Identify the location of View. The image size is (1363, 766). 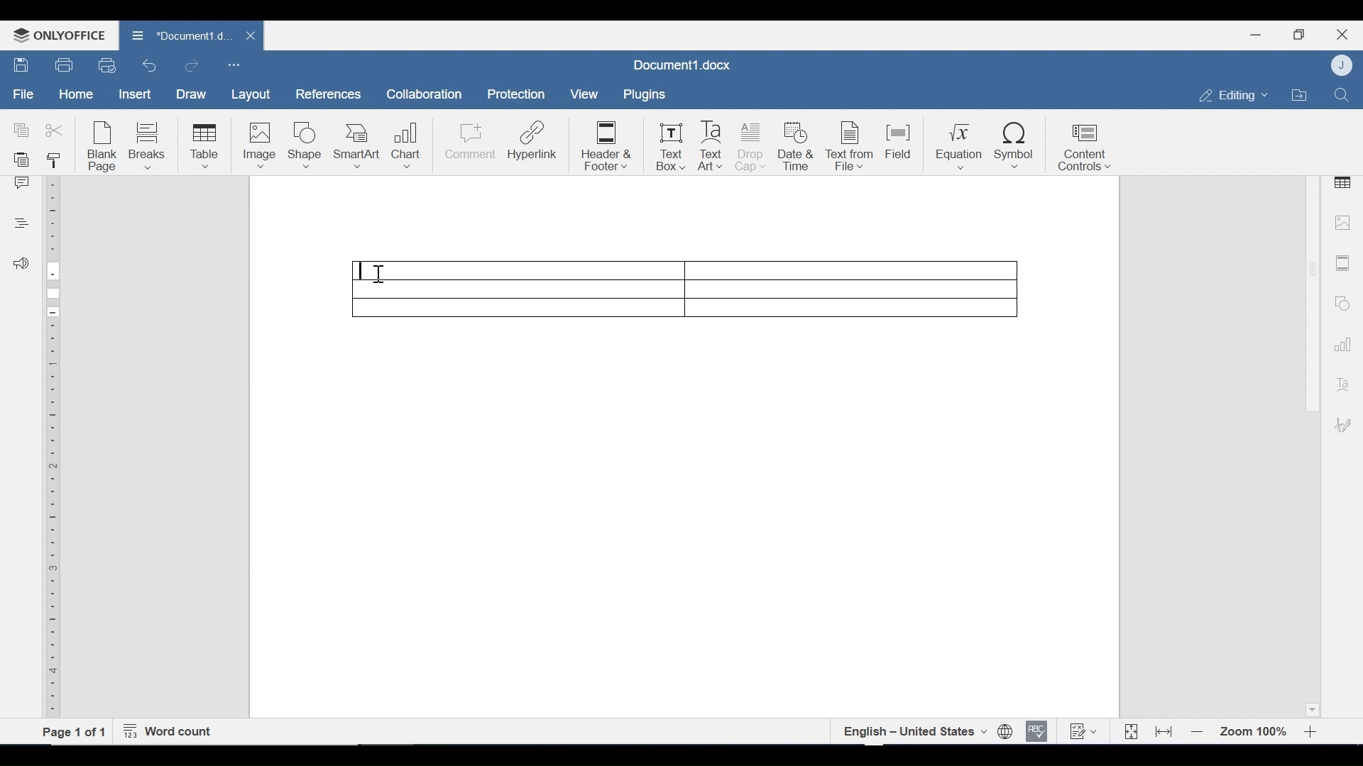
(585, 94).